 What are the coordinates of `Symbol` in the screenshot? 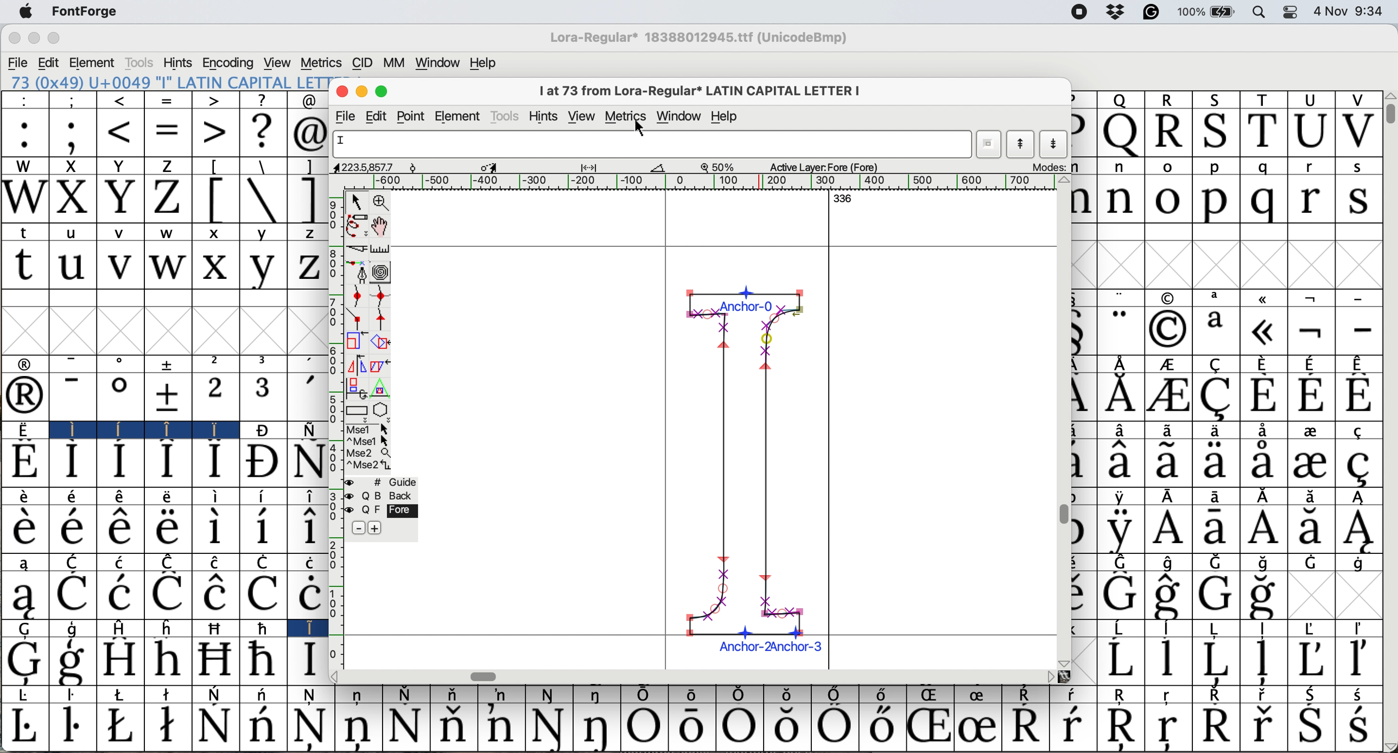 It's located at (502, 694).